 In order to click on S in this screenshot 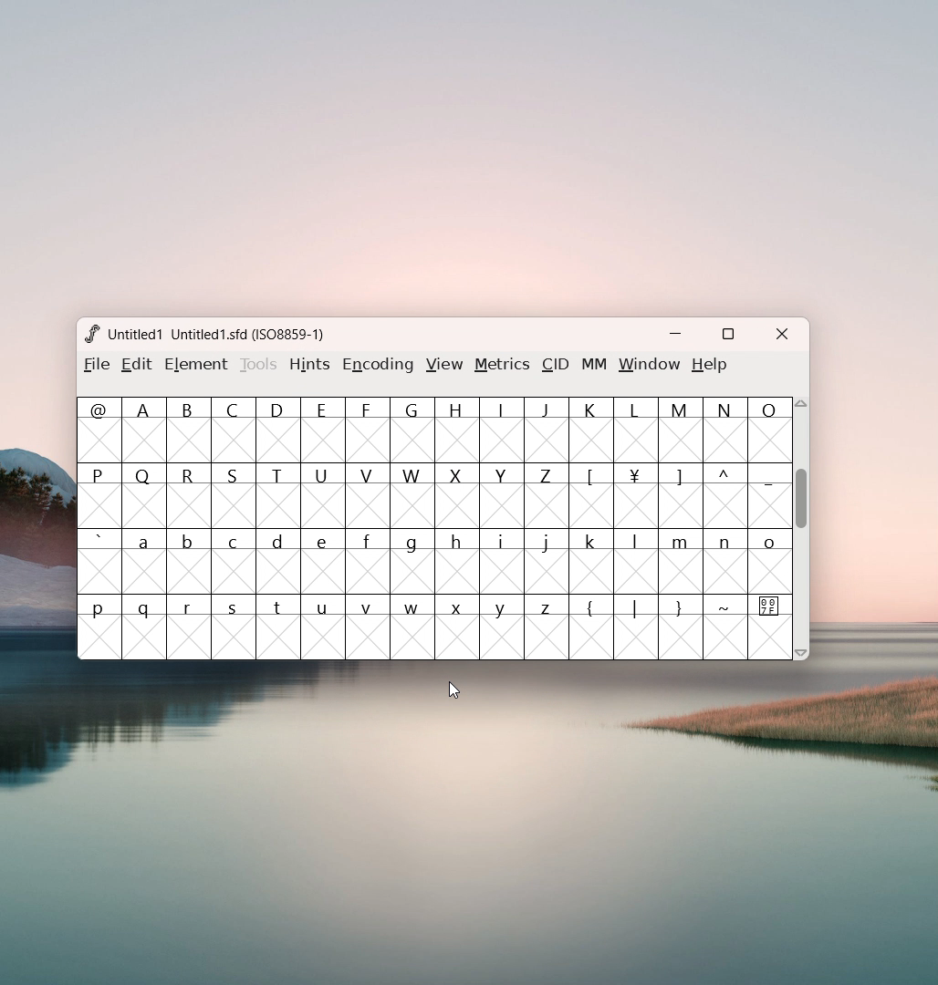, I will do `click(234, 497)`.